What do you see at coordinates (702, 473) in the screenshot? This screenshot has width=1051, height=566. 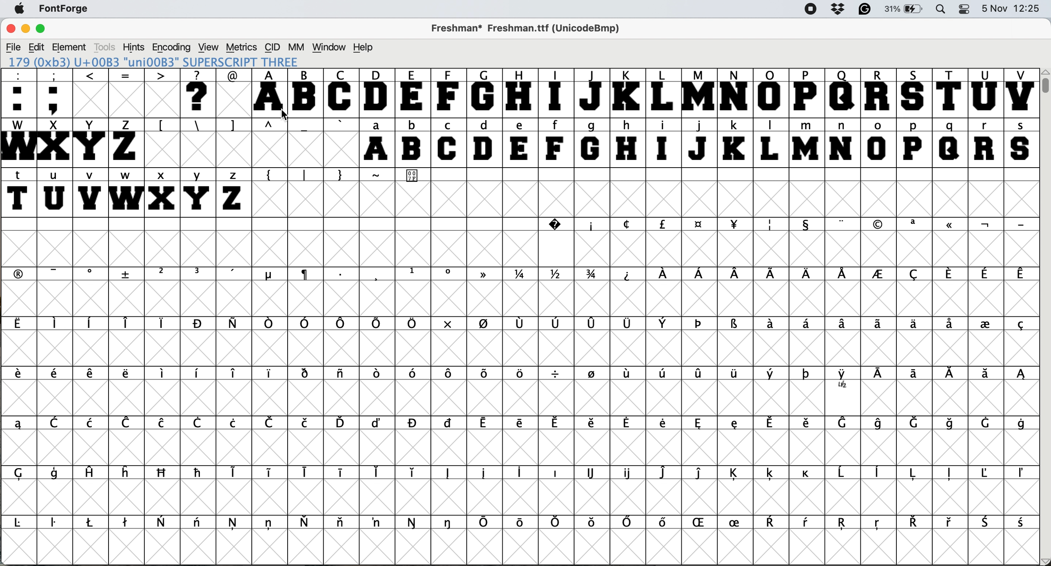 I see `symbol` at bounding box center [702, 473].